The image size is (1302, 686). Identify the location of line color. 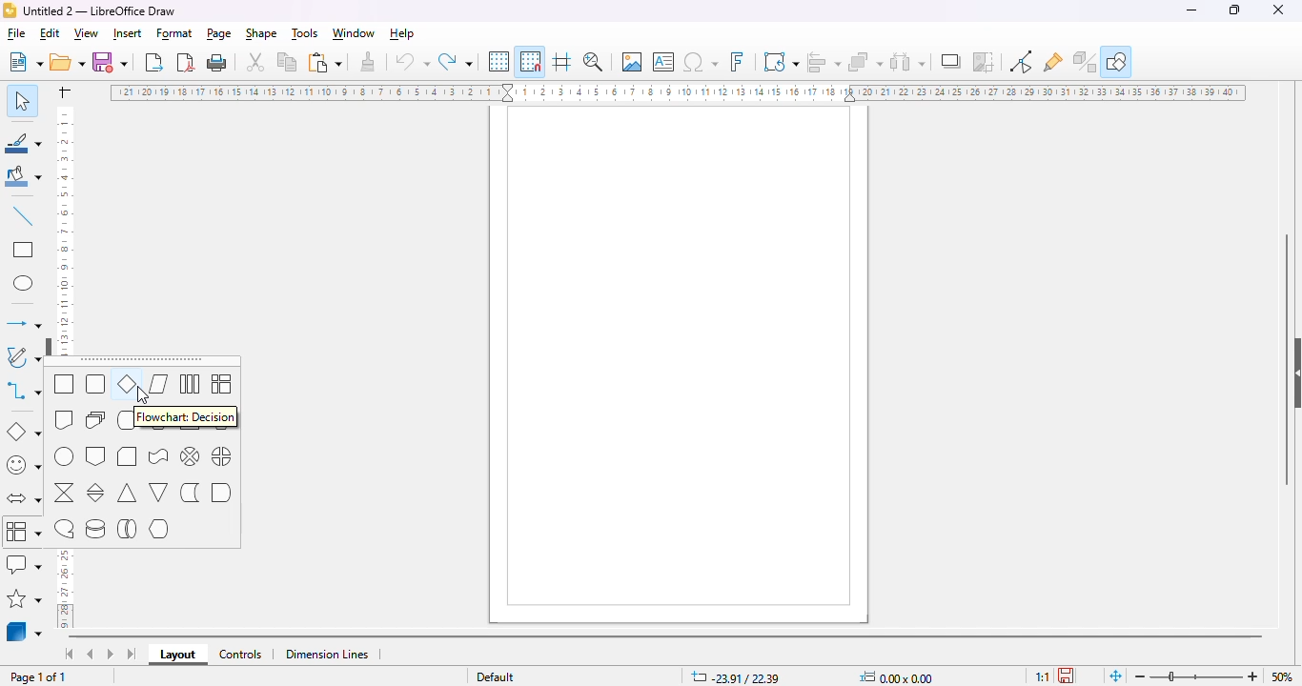
(23, 142).